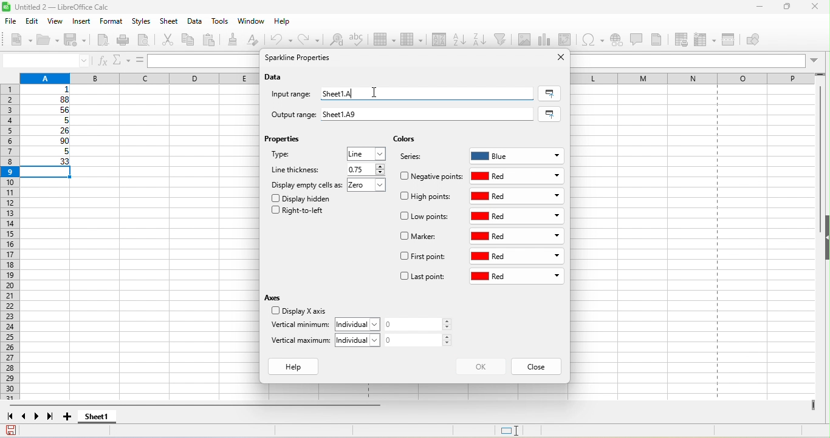 The image size is (830, 438). What do you see at coordinates (189, 39) in the screenshot?
I see `copy` at bounding box center [189, 39].